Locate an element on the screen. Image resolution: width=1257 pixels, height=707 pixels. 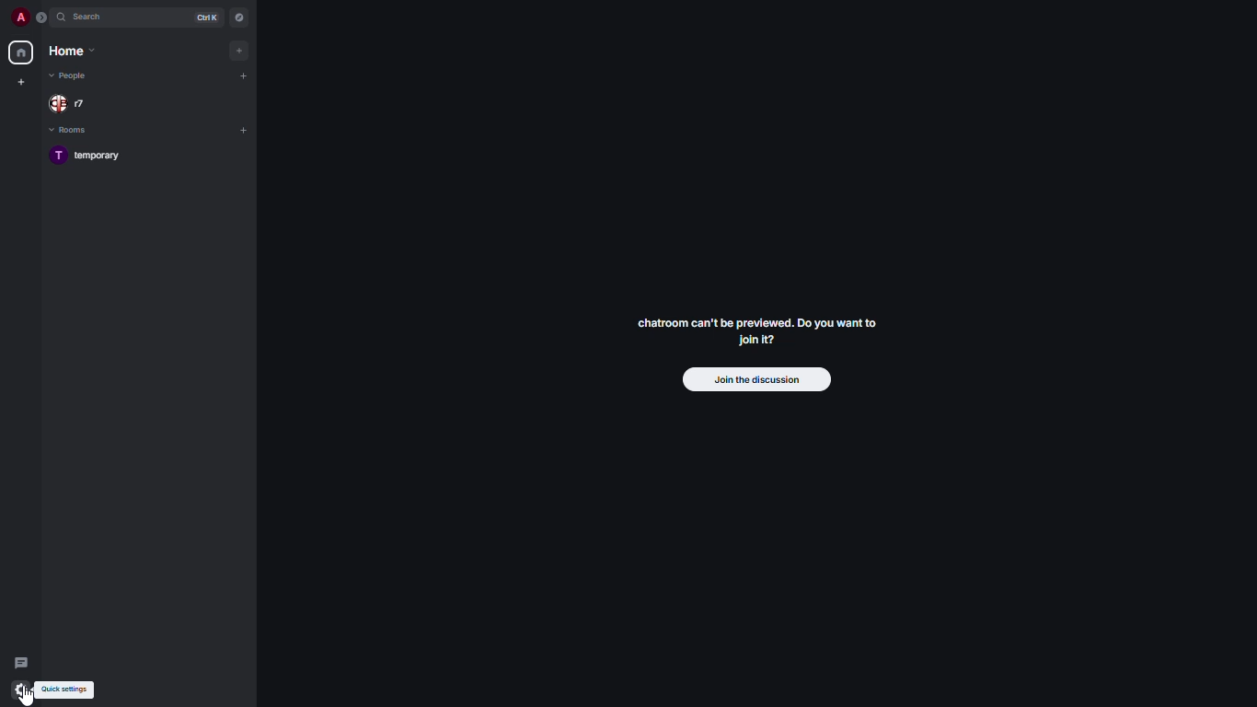
expand is located at coordinates (42, 17).